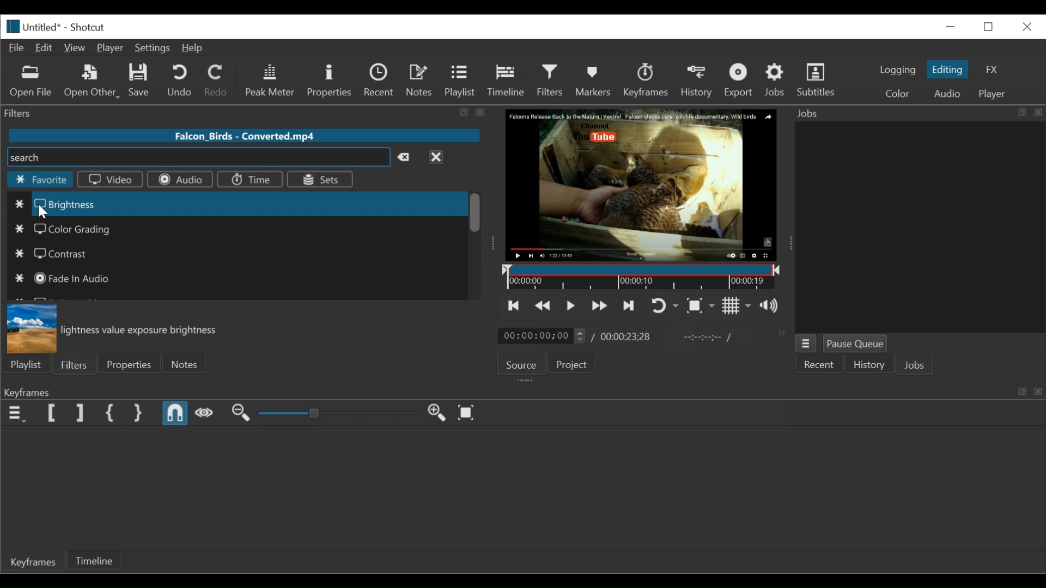 Image resolution: width=1046 pixels, height=588 pixels. What do you see at coordinates (816, 80) in the screenshot?
I see `Subtitles` at bounding box center [816, 80].